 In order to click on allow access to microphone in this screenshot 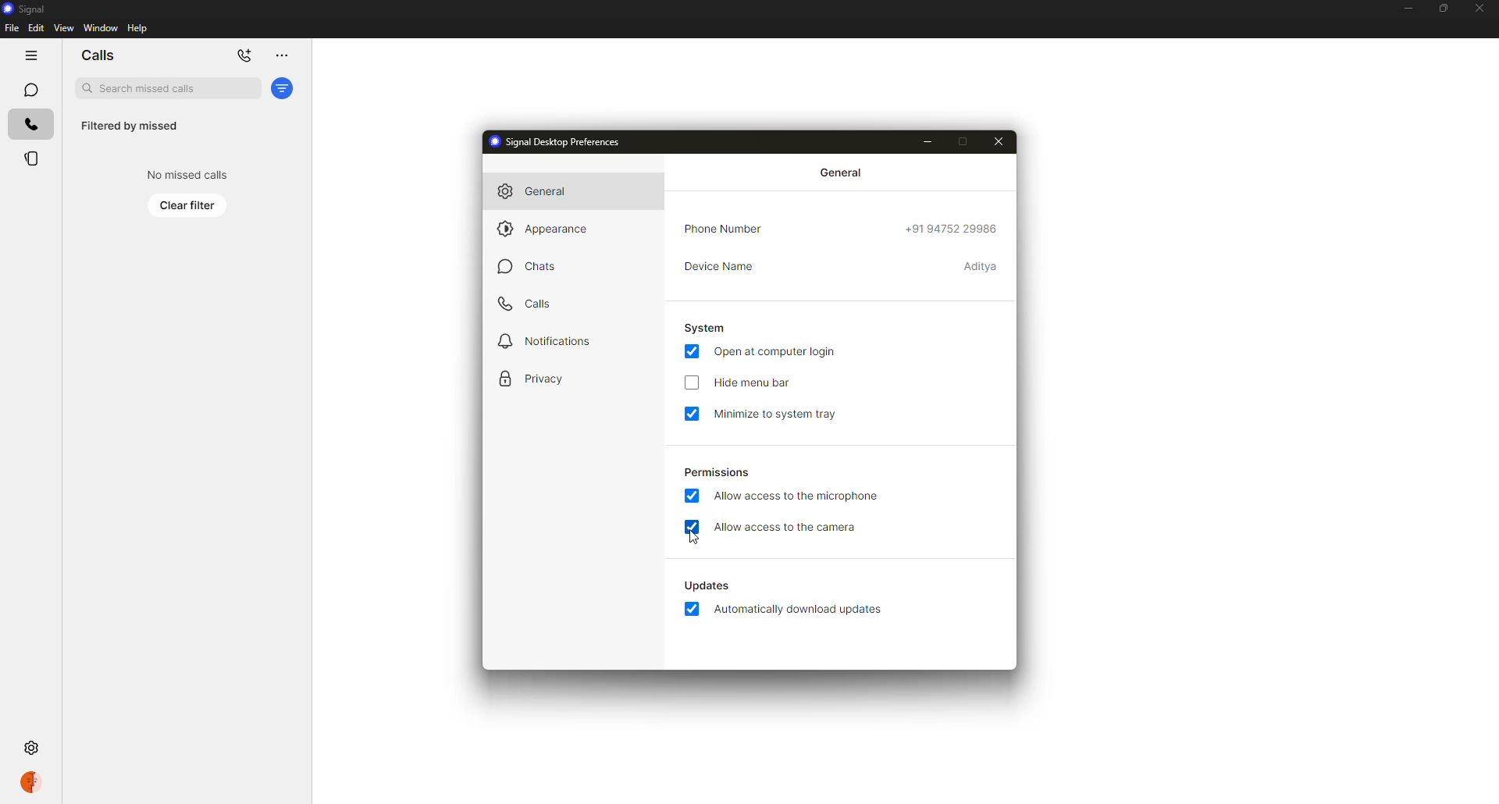, I will do `click(798, 498)`.